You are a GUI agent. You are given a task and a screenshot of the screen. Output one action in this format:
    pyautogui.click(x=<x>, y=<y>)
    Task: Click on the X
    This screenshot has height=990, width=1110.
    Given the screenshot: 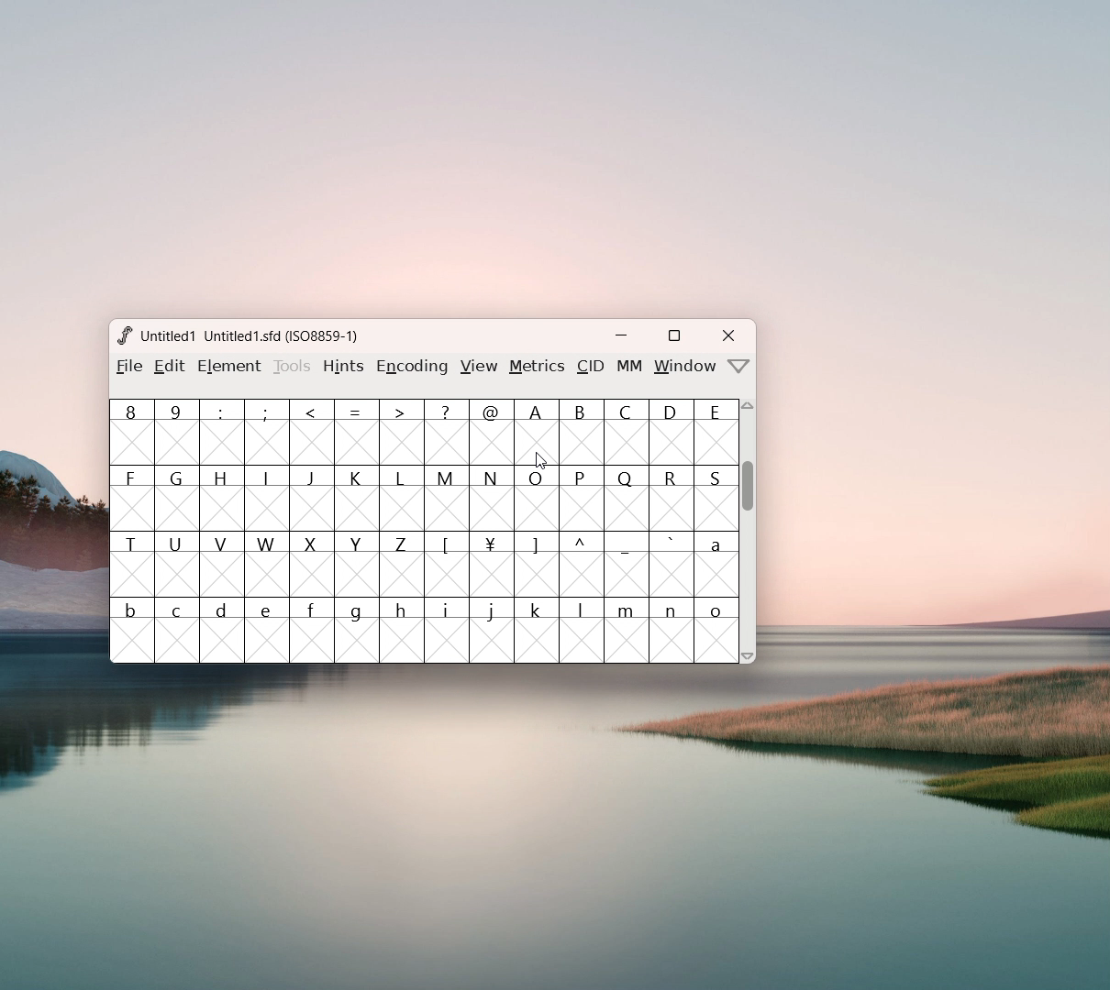 What is the action you would take?
    pyautogui.click(x=312, y=565)
    